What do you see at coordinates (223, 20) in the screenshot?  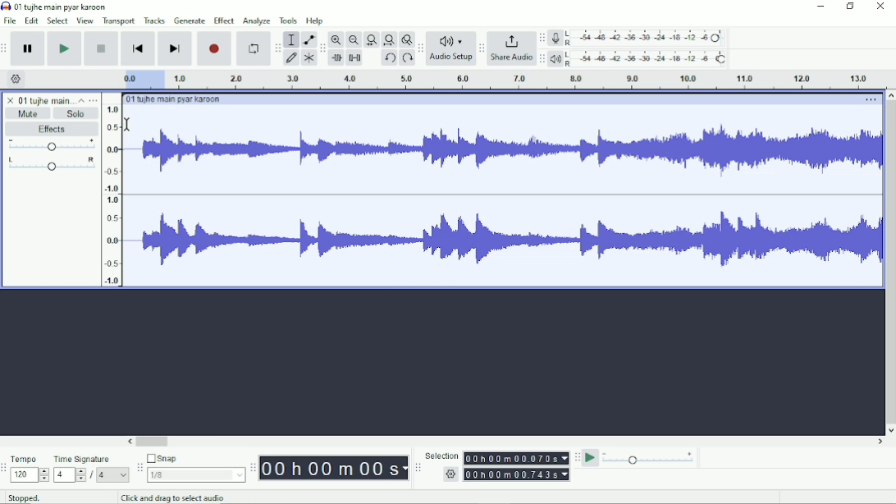 I see `Effect` at bounding box center [223, 20].